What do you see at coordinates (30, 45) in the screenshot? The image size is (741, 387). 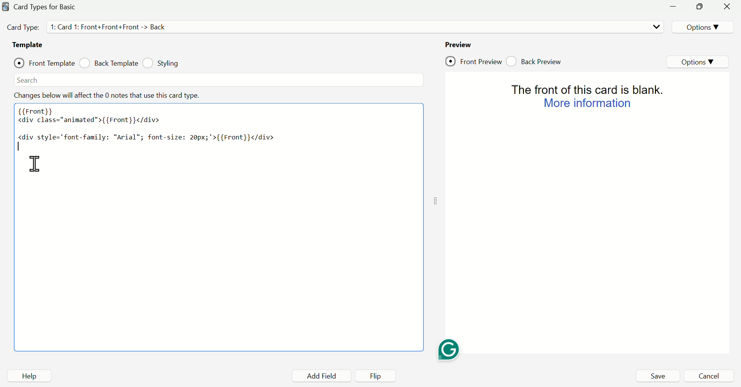 I see `Template` at bounding box center [30, 45].